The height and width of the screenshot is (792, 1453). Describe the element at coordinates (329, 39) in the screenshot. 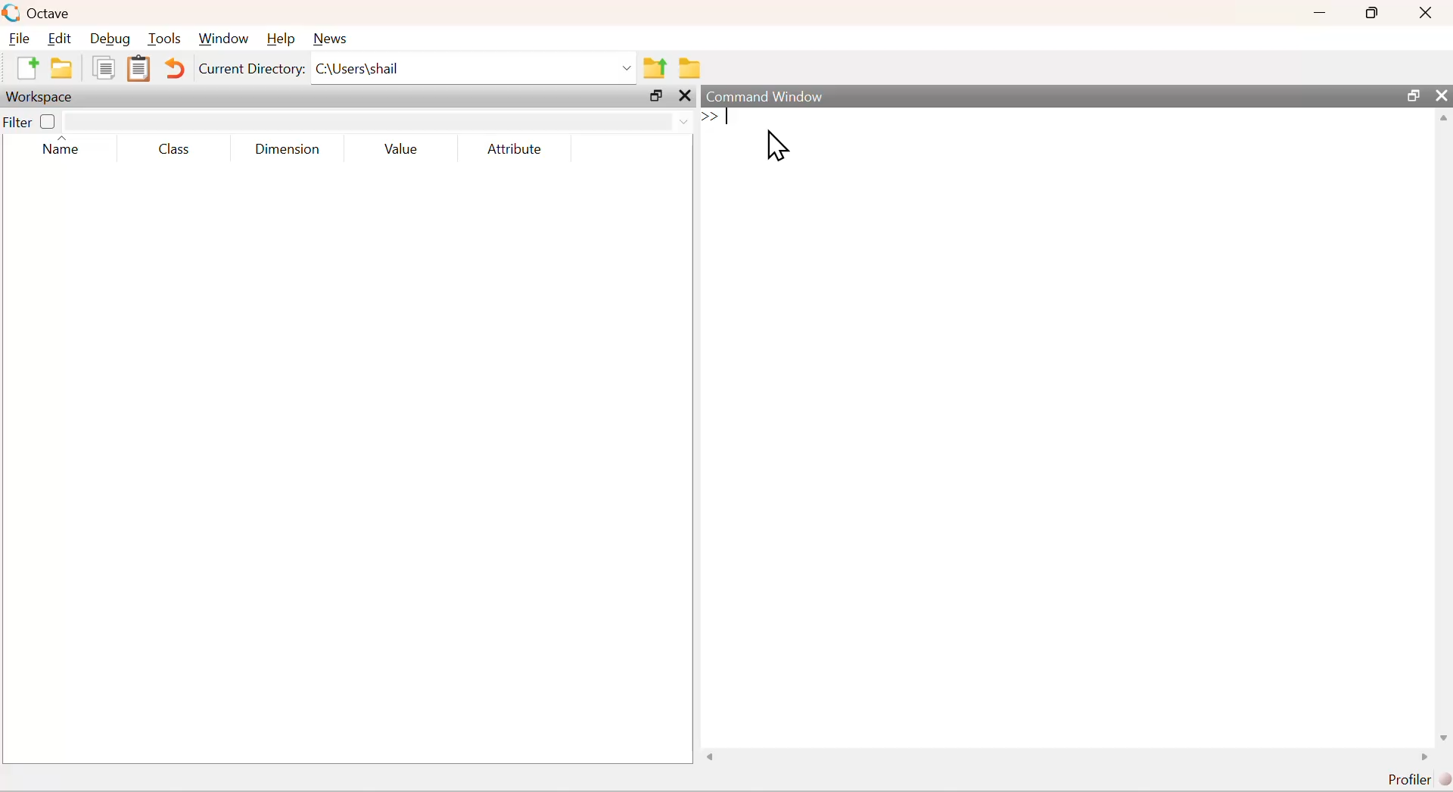

I see `News` at that location.